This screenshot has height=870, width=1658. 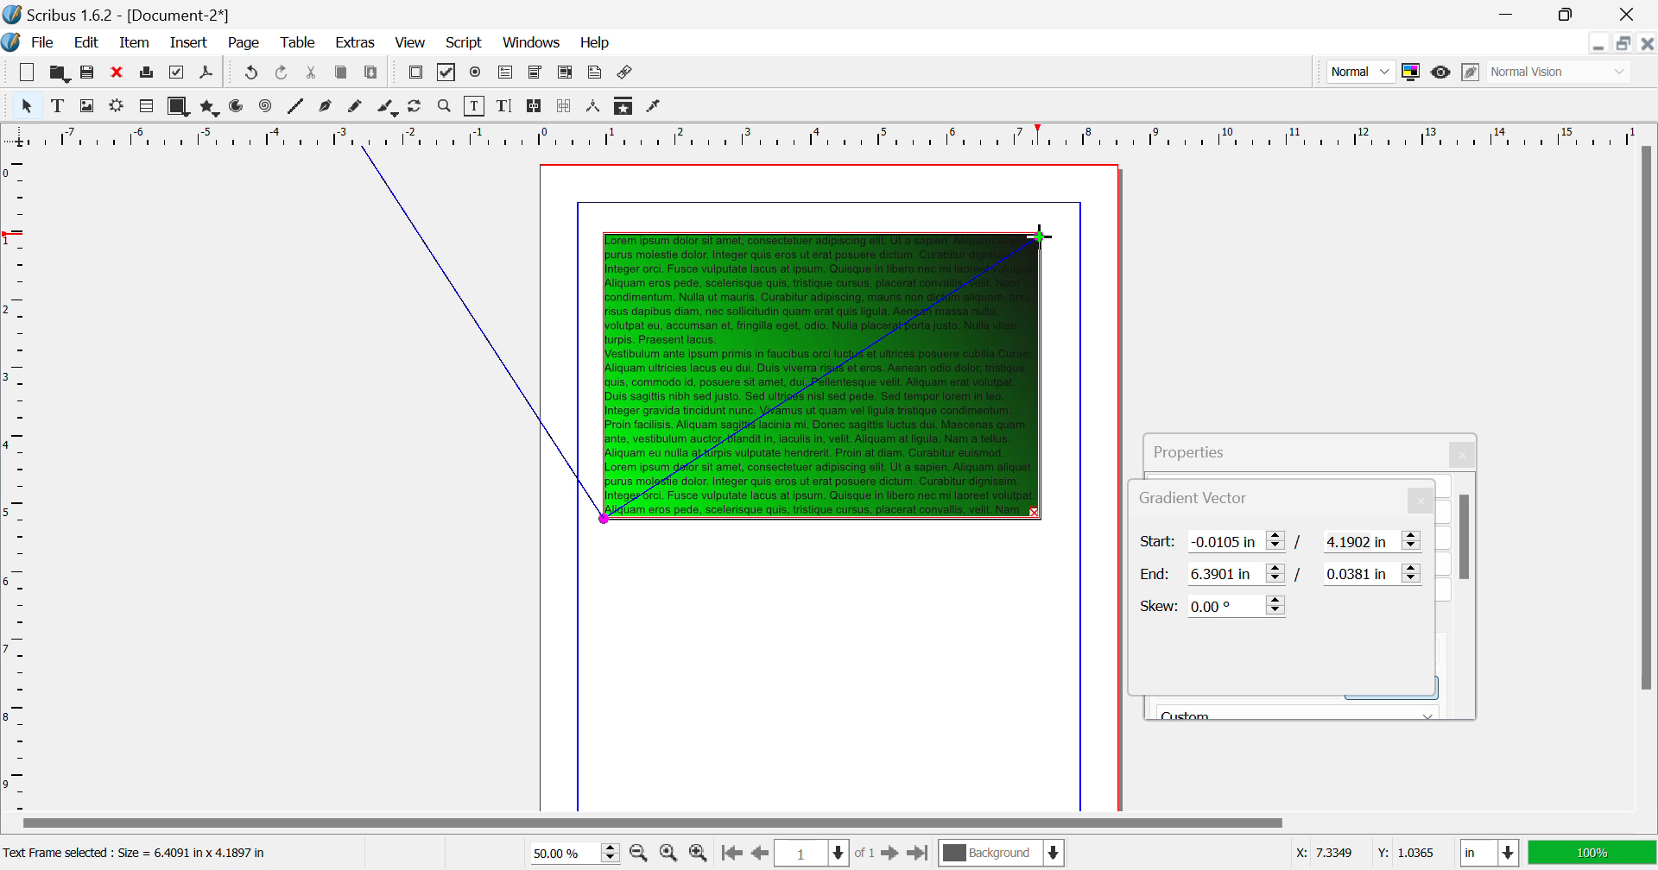 I want to click on Pdf Radio Button, so click(x=476, y=74).